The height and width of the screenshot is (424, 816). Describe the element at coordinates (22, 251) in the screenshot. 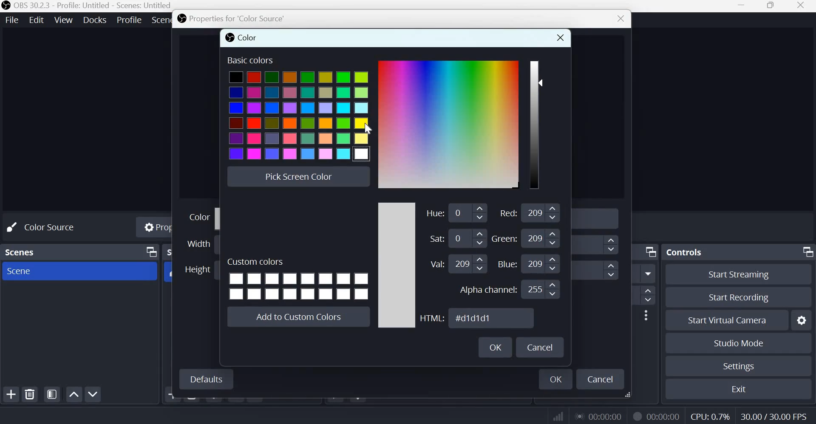

I see `scenes` at that location.